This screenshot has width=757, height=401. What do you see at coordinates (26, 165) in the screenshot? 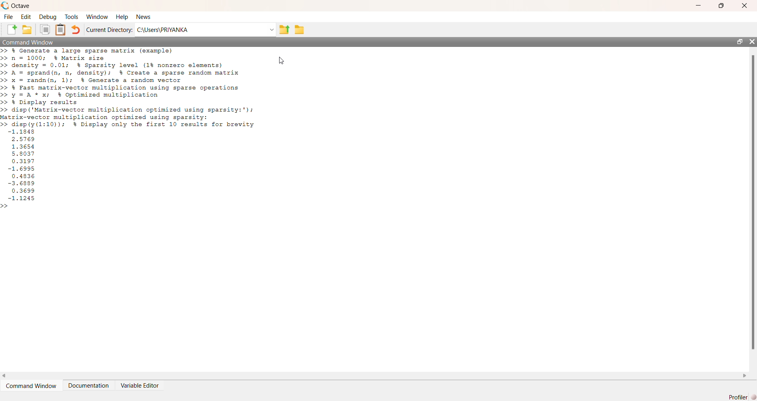
I see `result` at bounding box center [26, 165].